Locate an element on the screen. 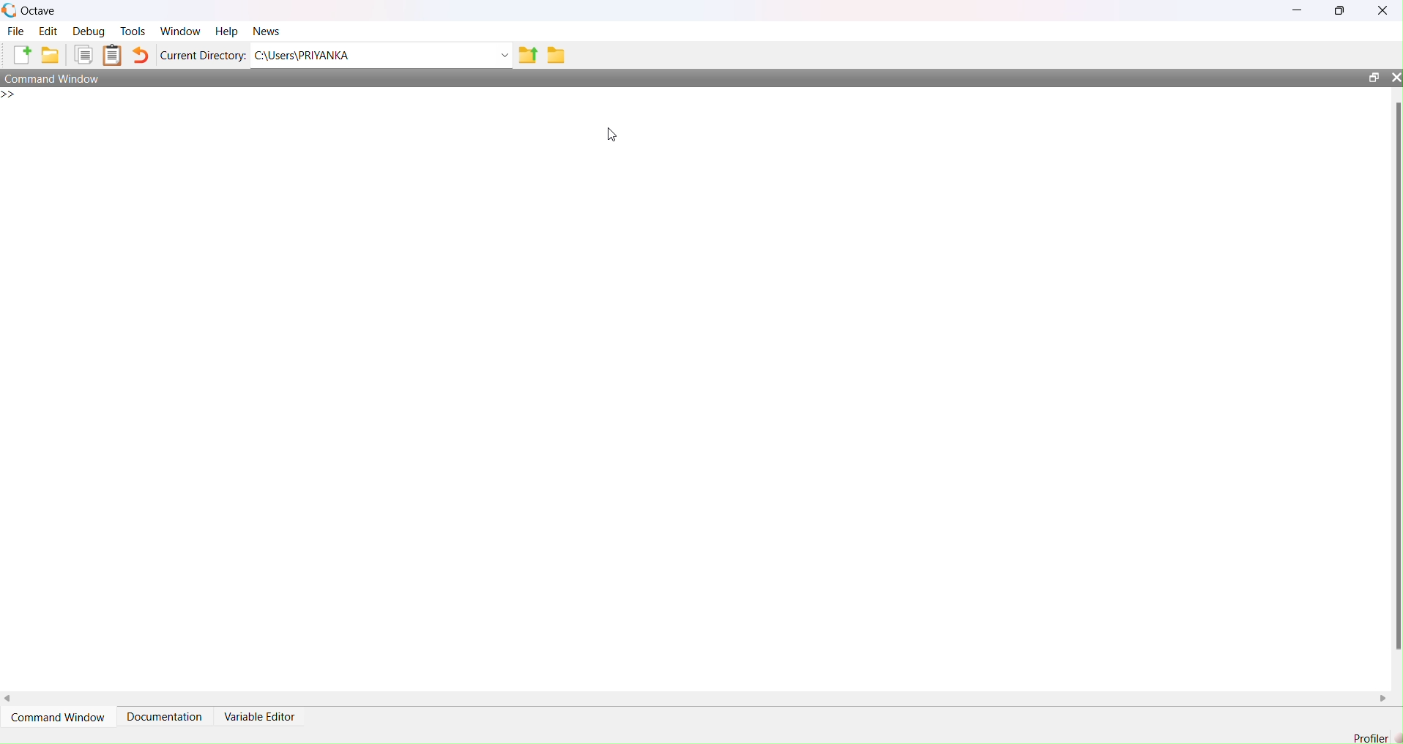 The height and width of the screenshot is (744, 1403). export is located at coordinates (526, 55).